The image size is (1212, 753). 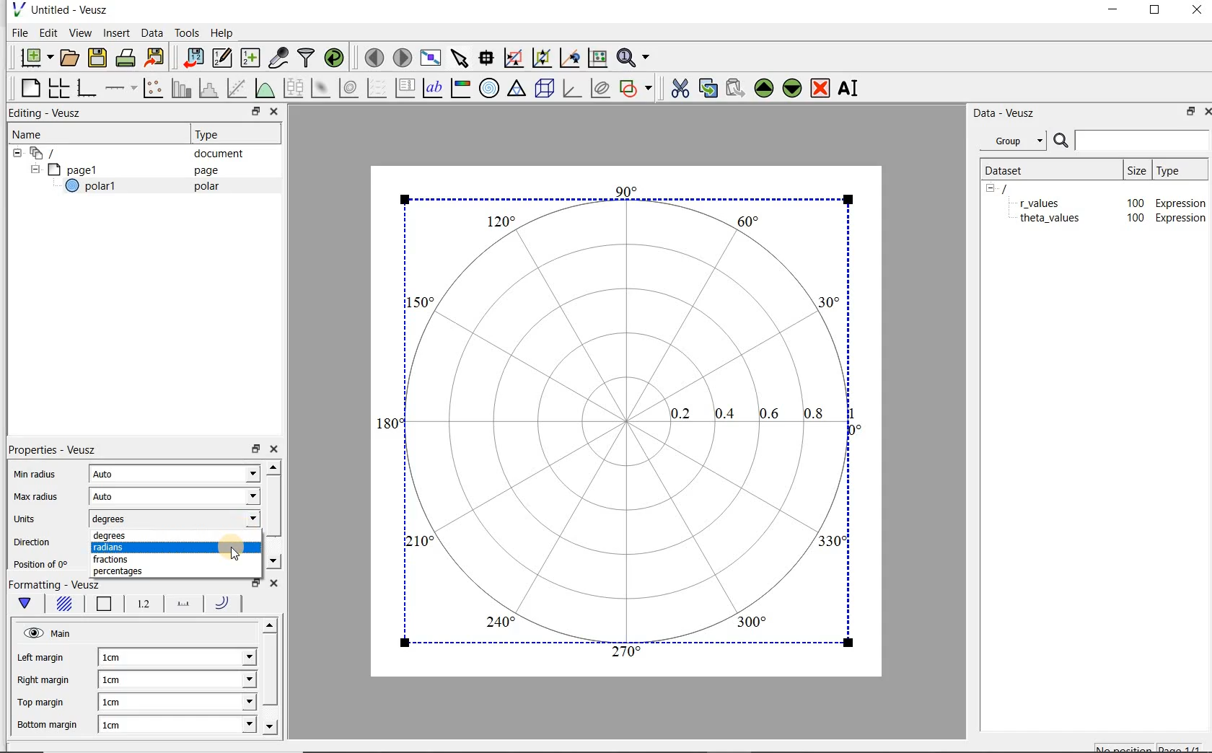 I want to click on units dropdown, so click(x=234, y=521).